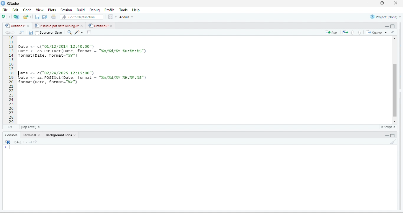  I want to click on show in new window, so click(22, 32).